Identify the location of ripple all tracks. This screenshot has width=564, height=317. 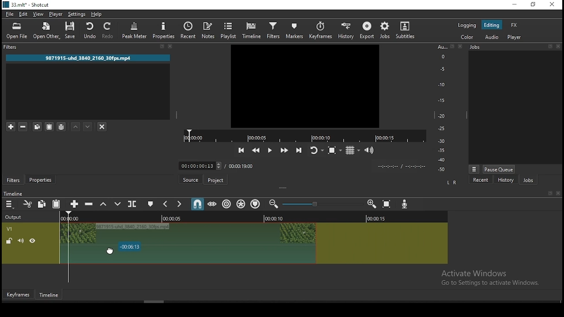
(242, 203).